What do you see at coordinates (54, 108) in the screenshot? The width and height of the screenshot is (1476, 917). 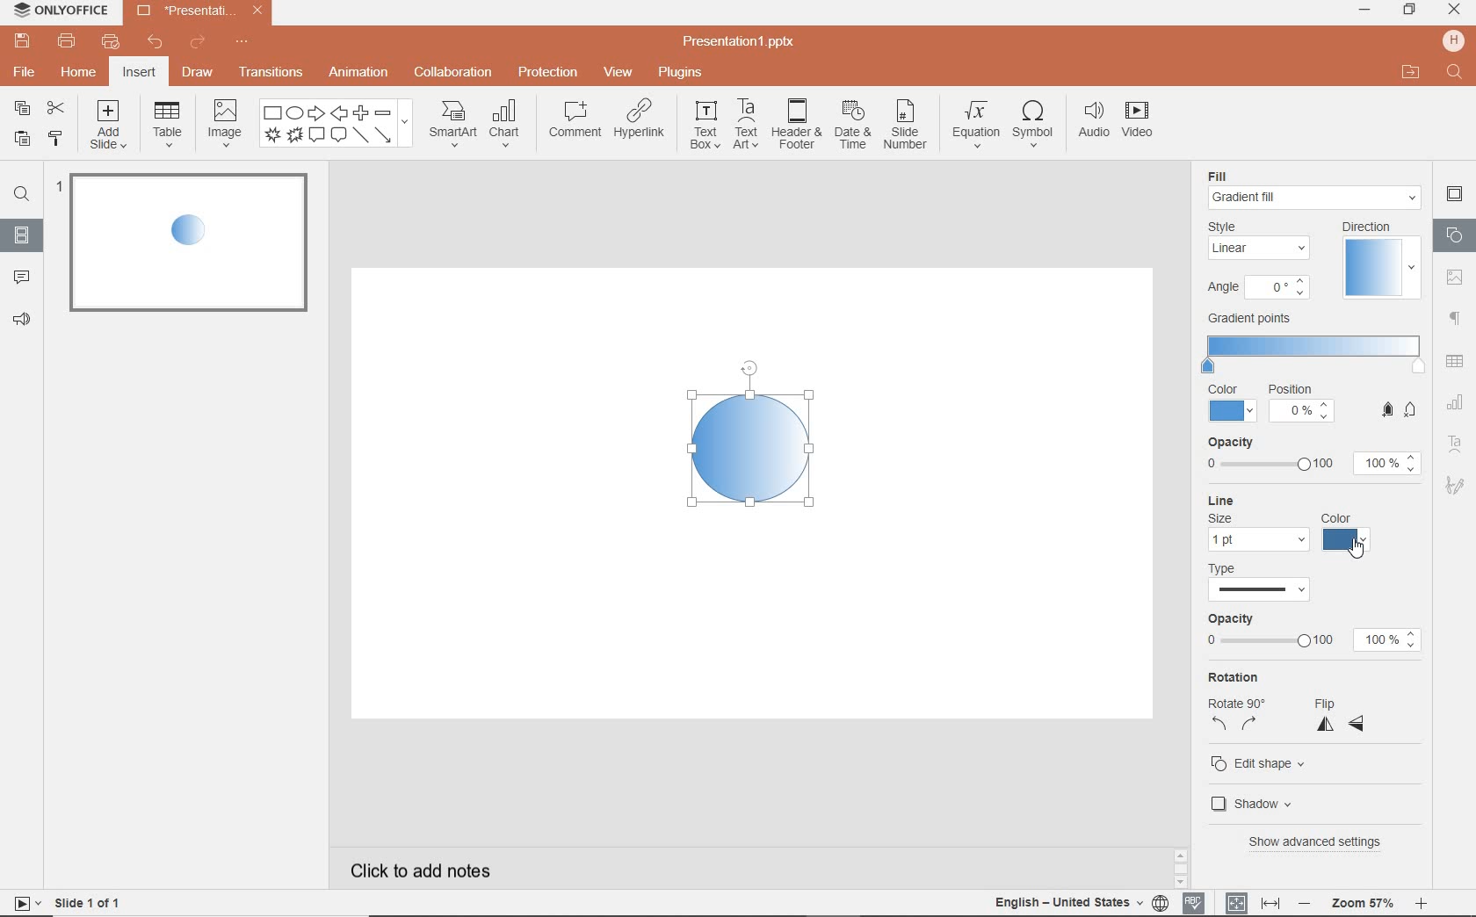 I see `cut` at bounding box center [54, 108].